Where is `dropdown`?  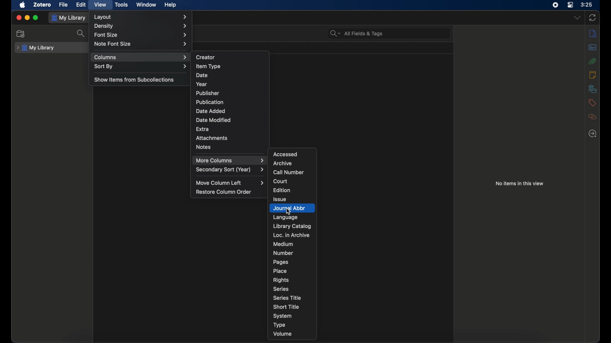
dropdown is located at coordinates (577, 18).